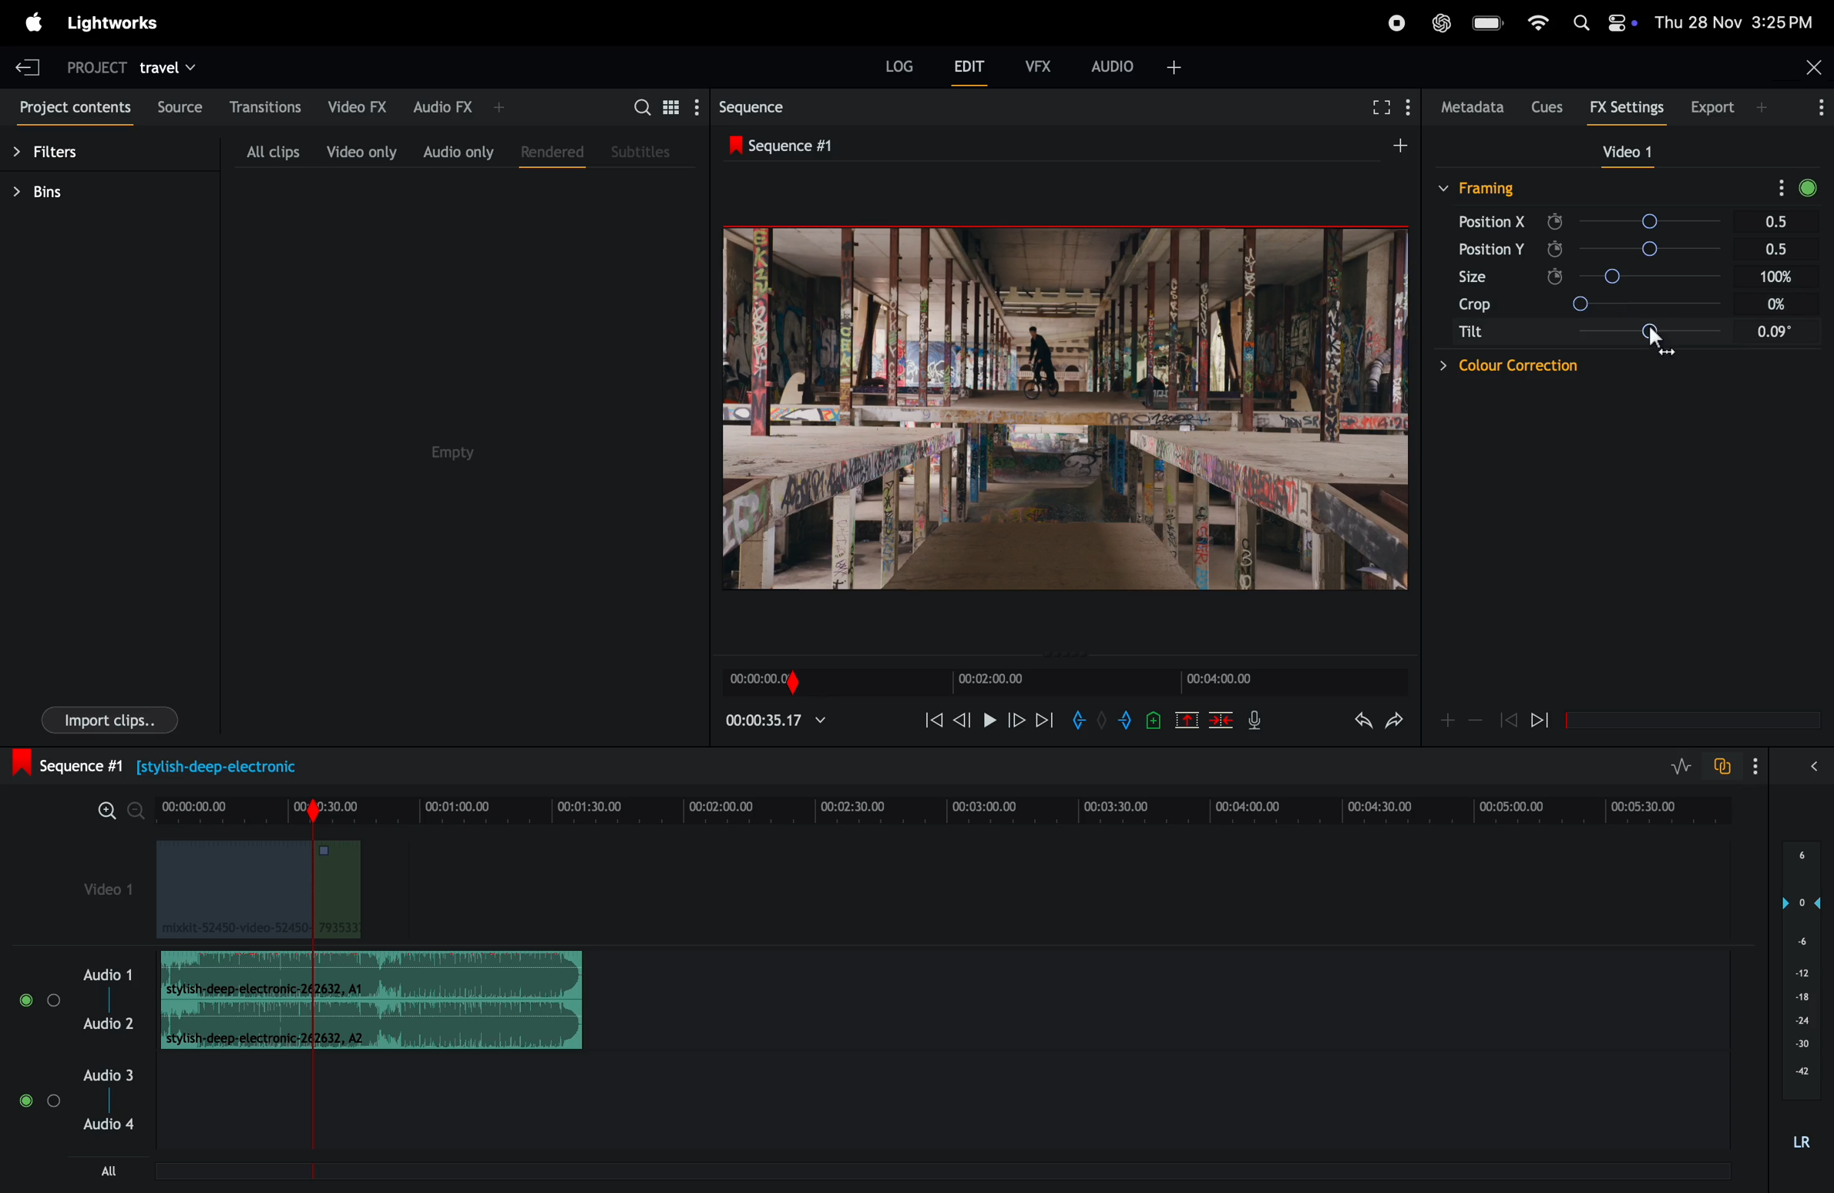 This screenshot has height=1193, width=1834. I want to click on time frame, so click(949, 807).